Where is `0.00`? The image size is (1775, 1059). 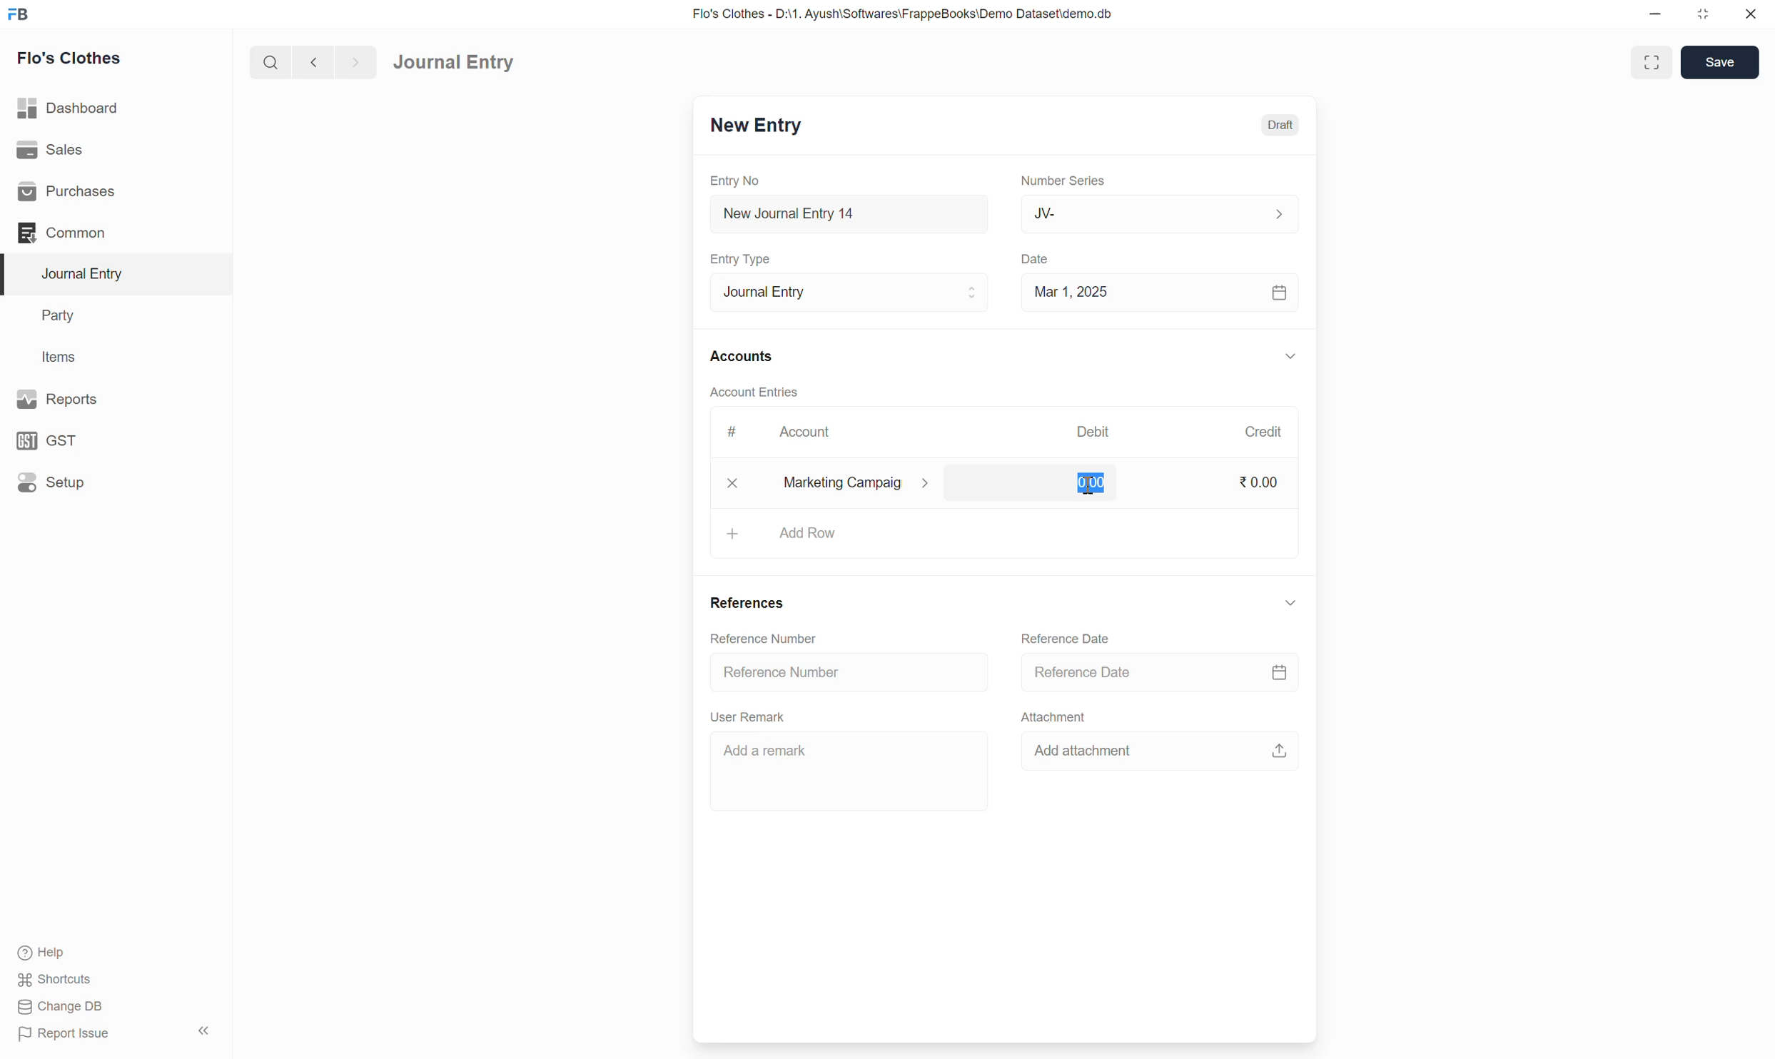
0.00 is located at coordinates (1260, 482).